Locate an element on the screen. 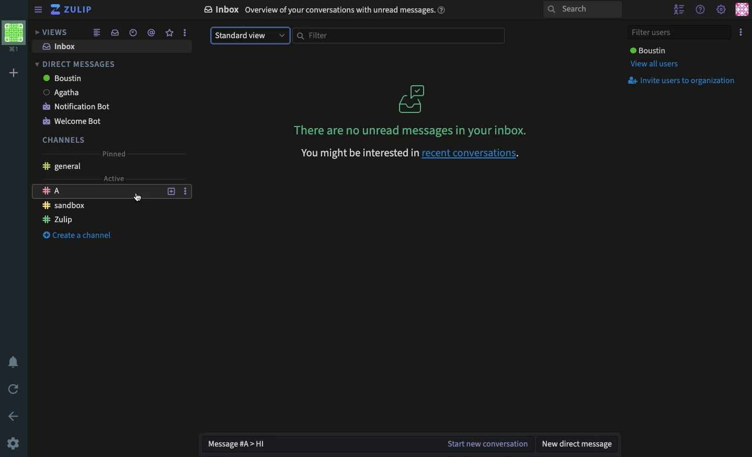 The height and width of the screenshot is (457, 752). Add is located at coordinates (14, 73).